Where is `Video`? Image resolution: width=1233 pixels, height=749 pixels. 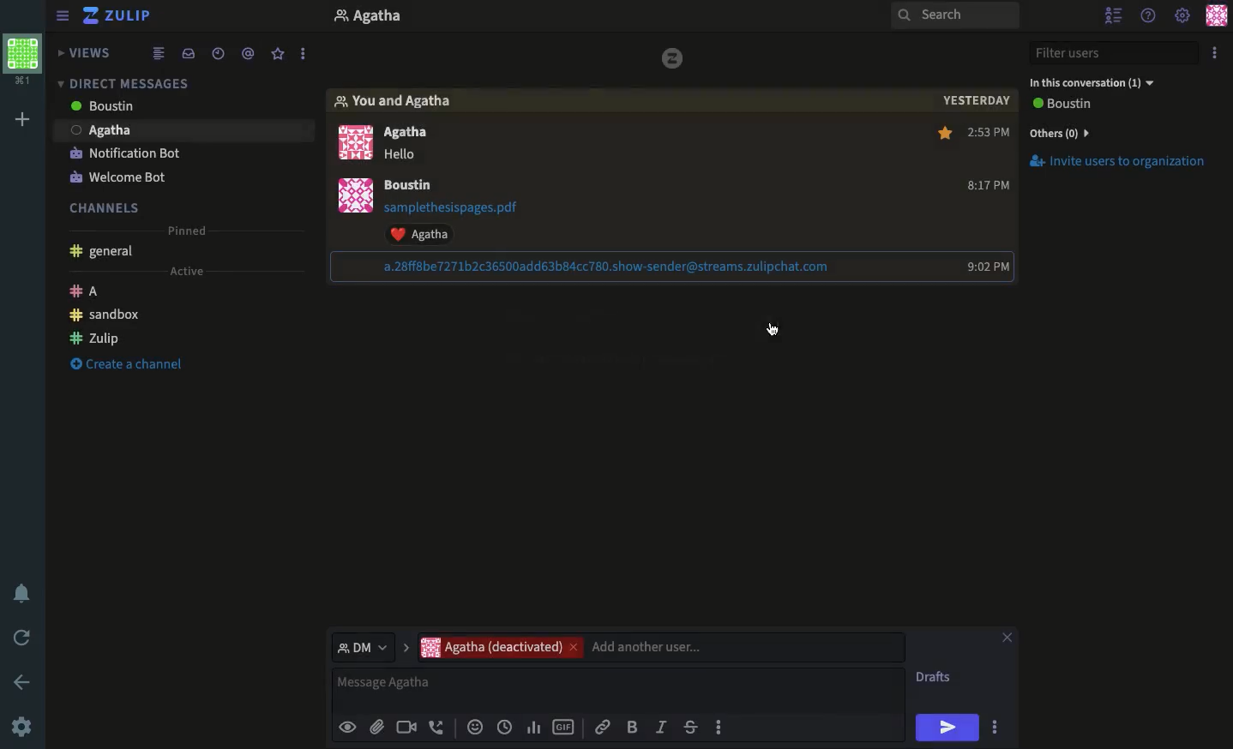
Video is located at coordinates (405, 728).